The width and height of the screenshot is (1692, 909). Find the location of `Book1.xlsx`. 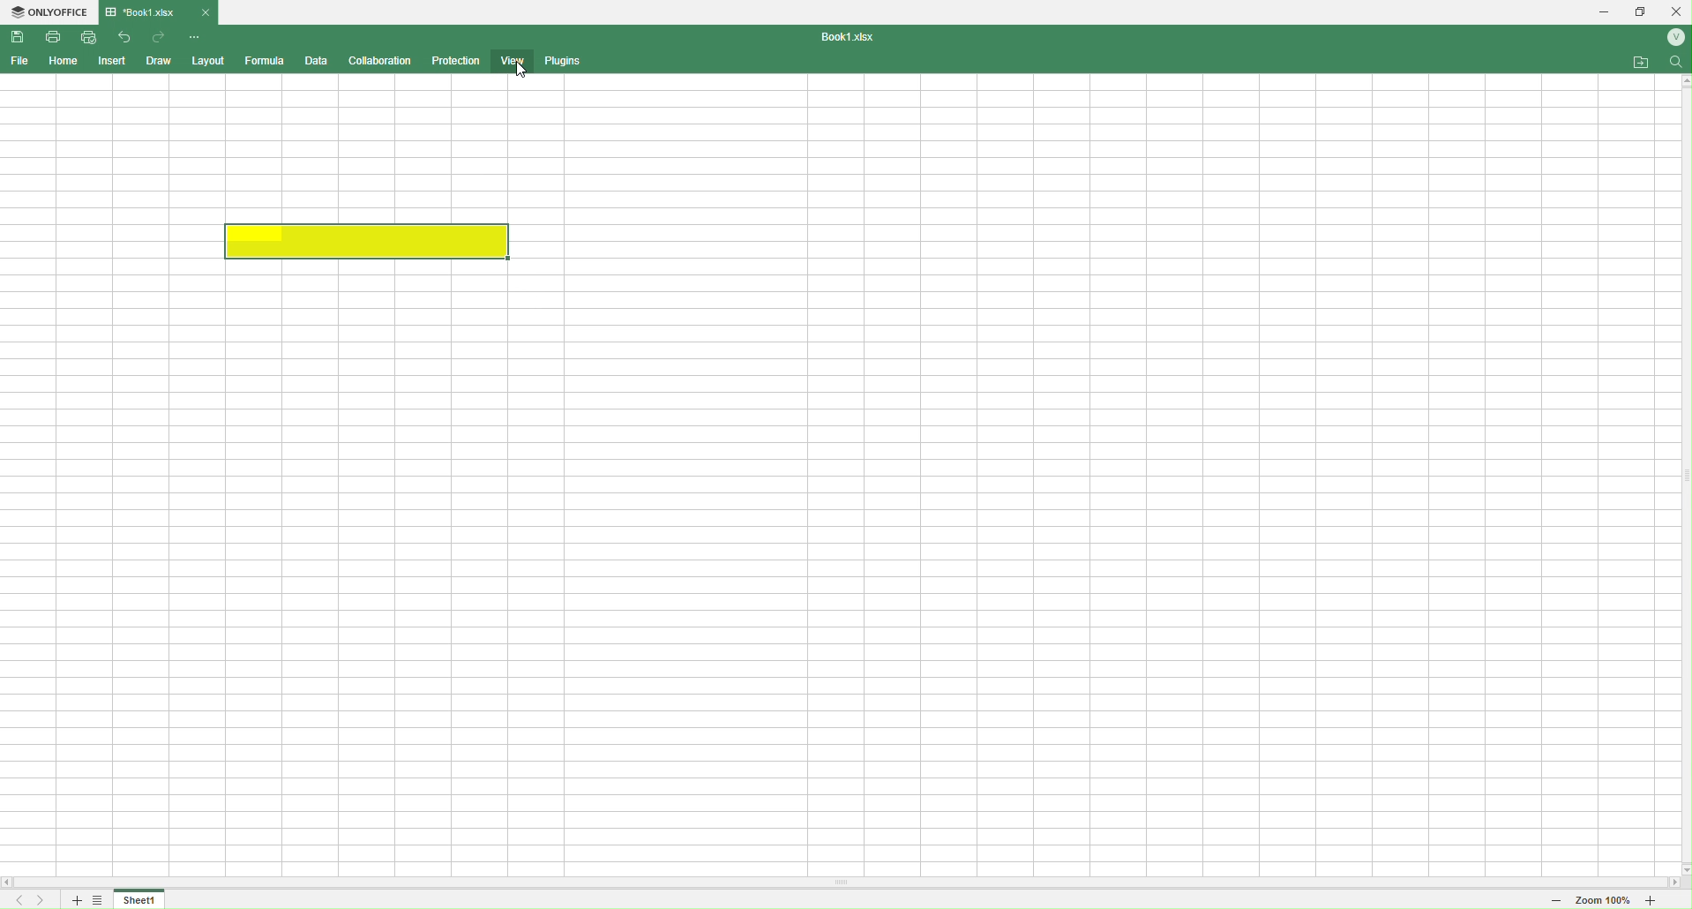

Book1.xlsx is located at coordinates (856, 38).